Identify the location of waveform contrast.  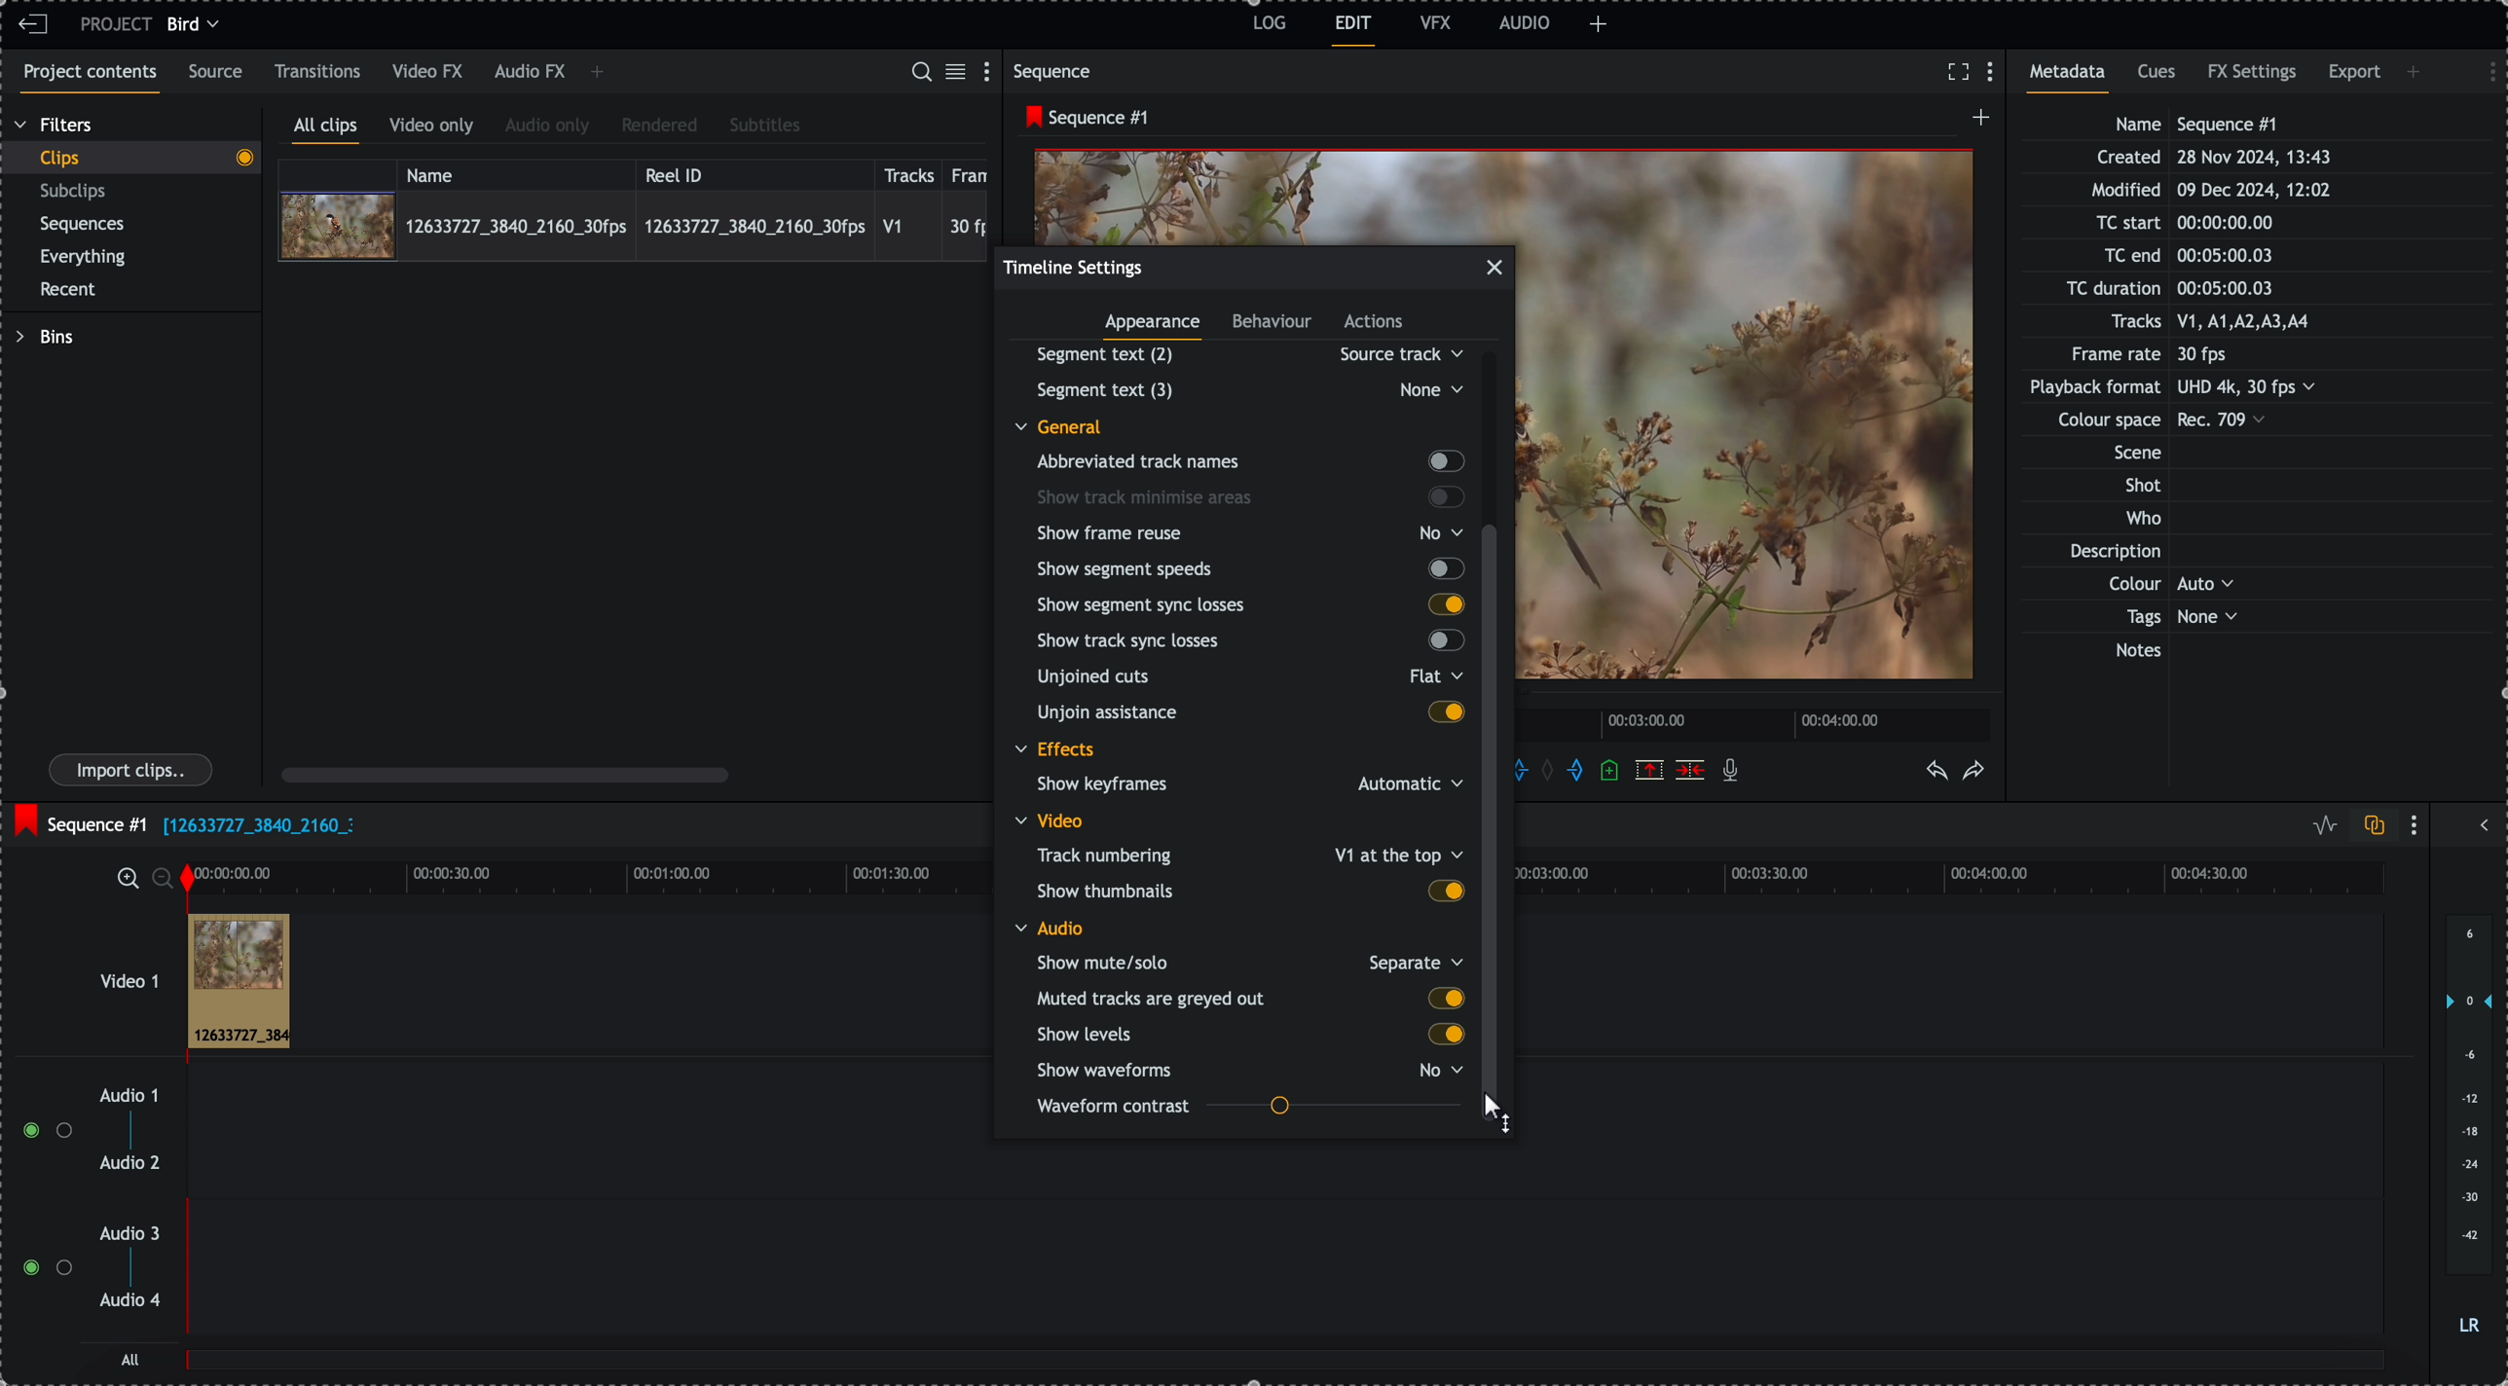
(1248, 1107).